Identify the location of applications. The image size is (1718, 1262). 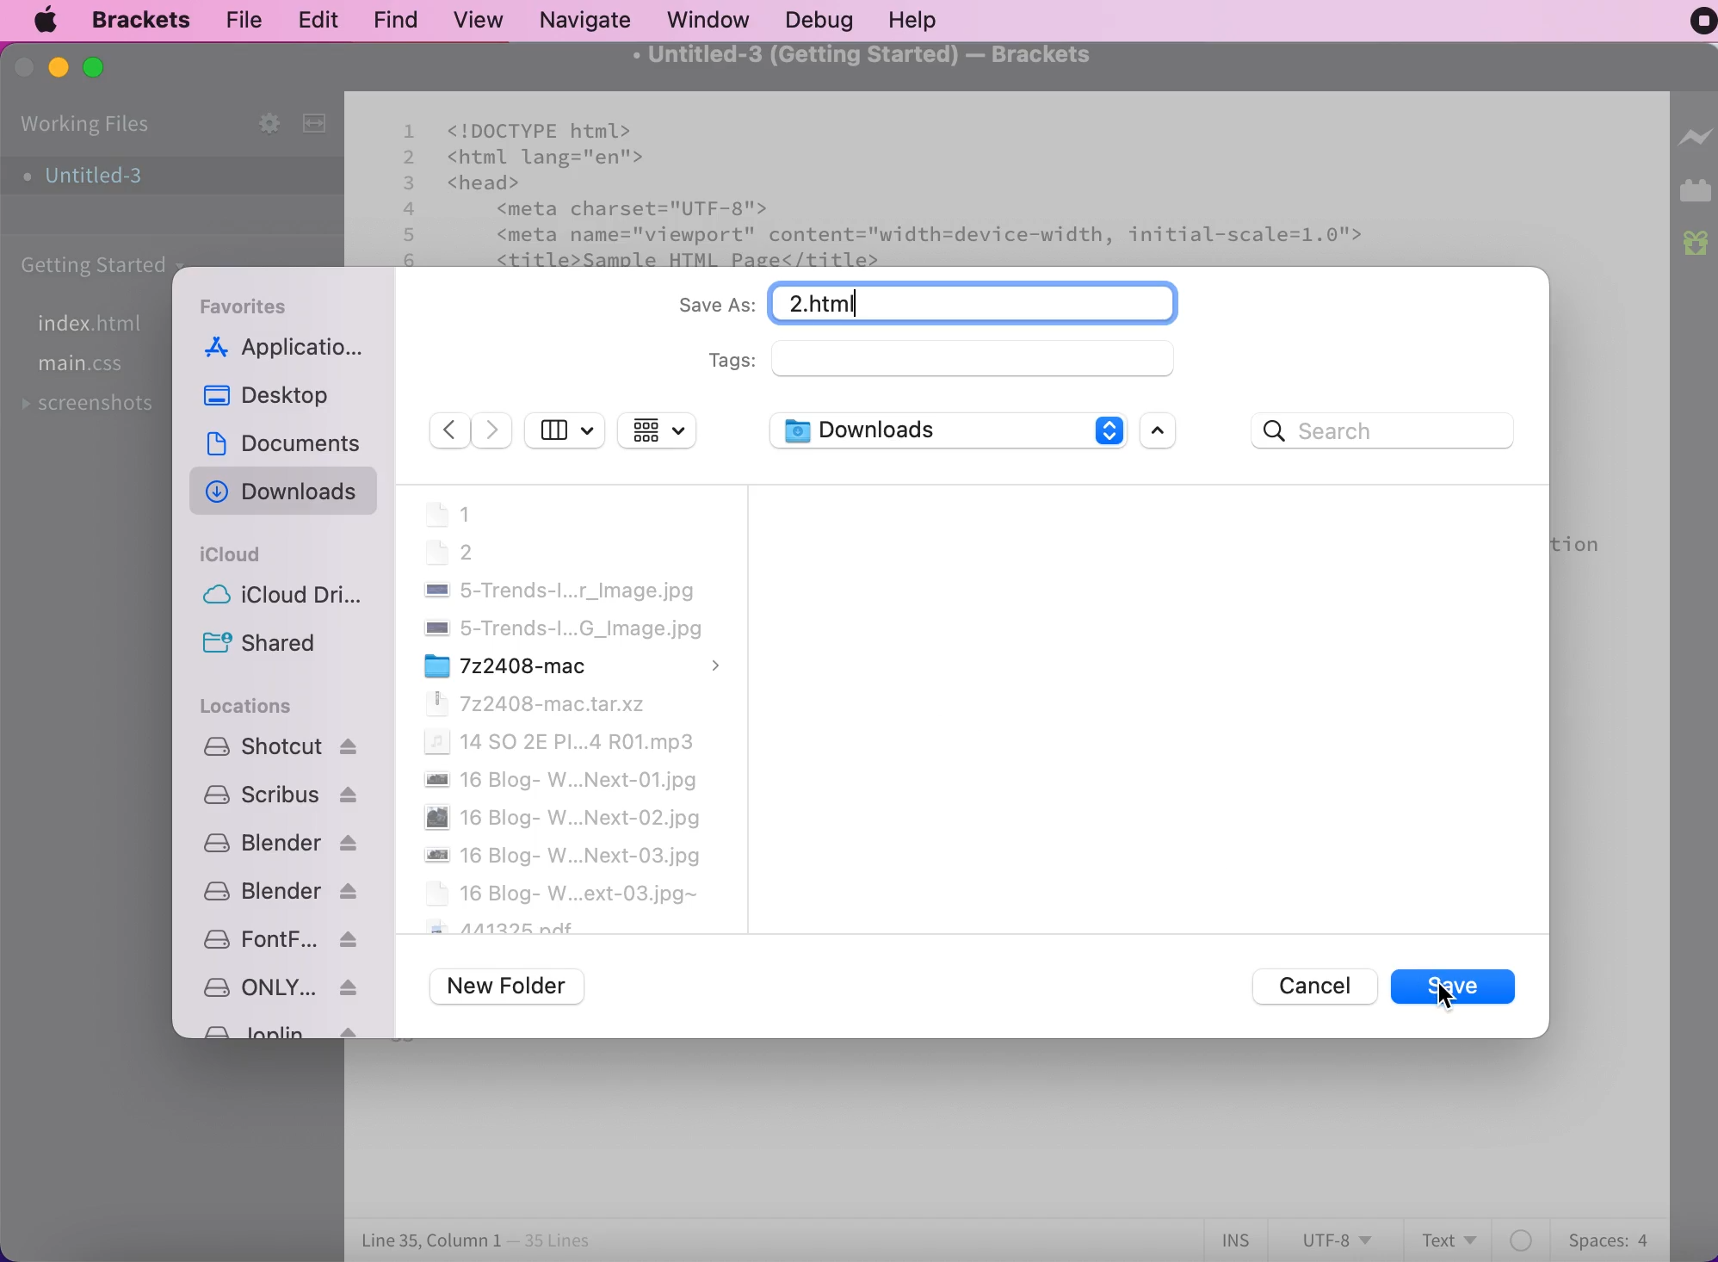
(294, 350).